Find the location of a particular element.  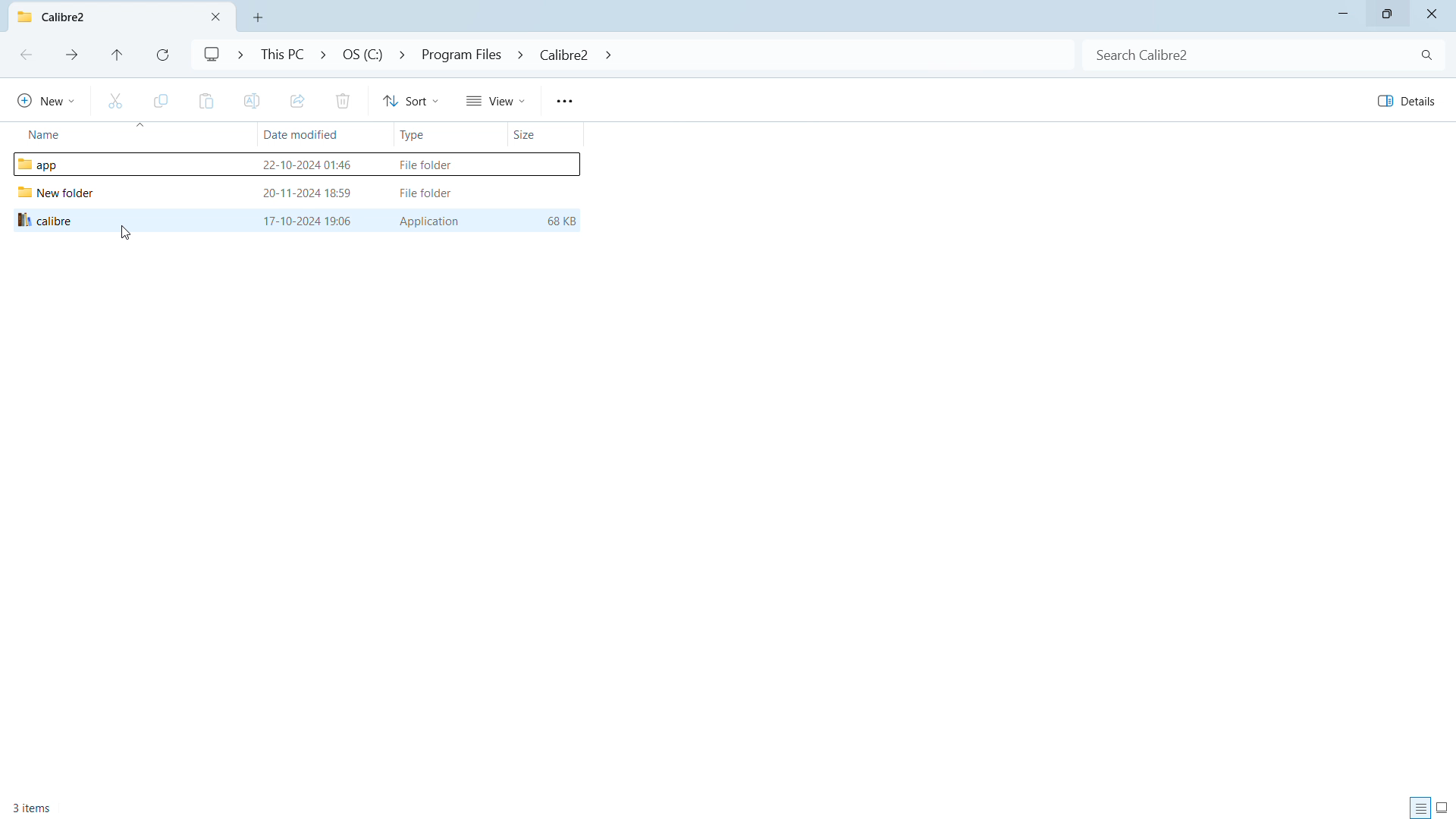

sort by date modified is located at coordinates (325, 134).